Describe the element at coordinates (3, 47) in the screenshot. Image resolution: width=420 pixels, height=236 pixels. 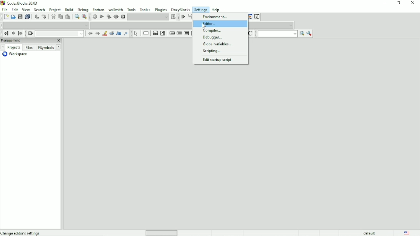
I see `Next` at that location.